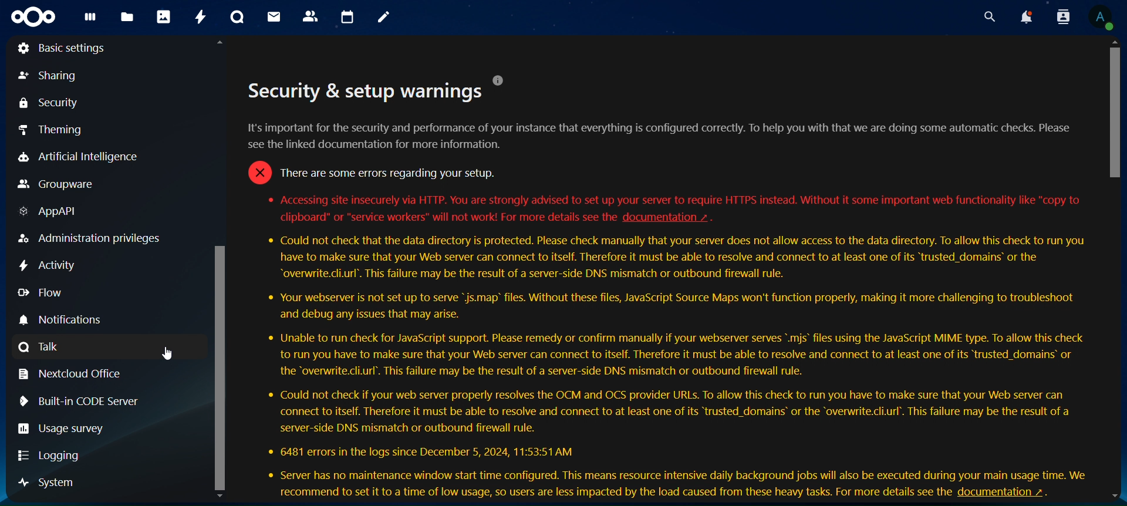 This screenshot has height=506, width=1127. What do you see at coordinates (127, 15) in the screenshot?
I see `files` at bounding box center [127, 15].